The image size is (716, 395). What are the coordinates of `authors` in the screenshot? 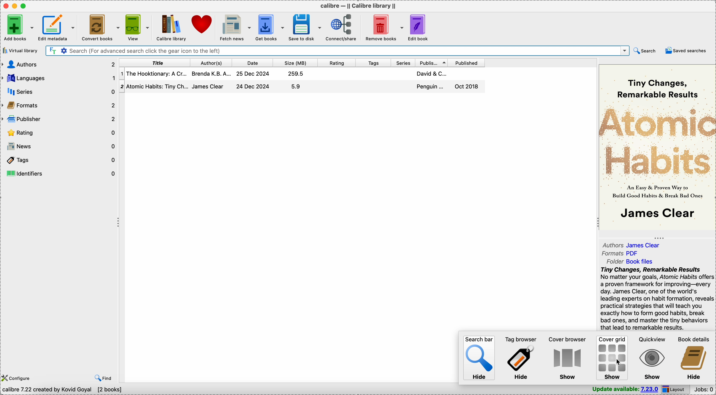 It's located at (59, 64).